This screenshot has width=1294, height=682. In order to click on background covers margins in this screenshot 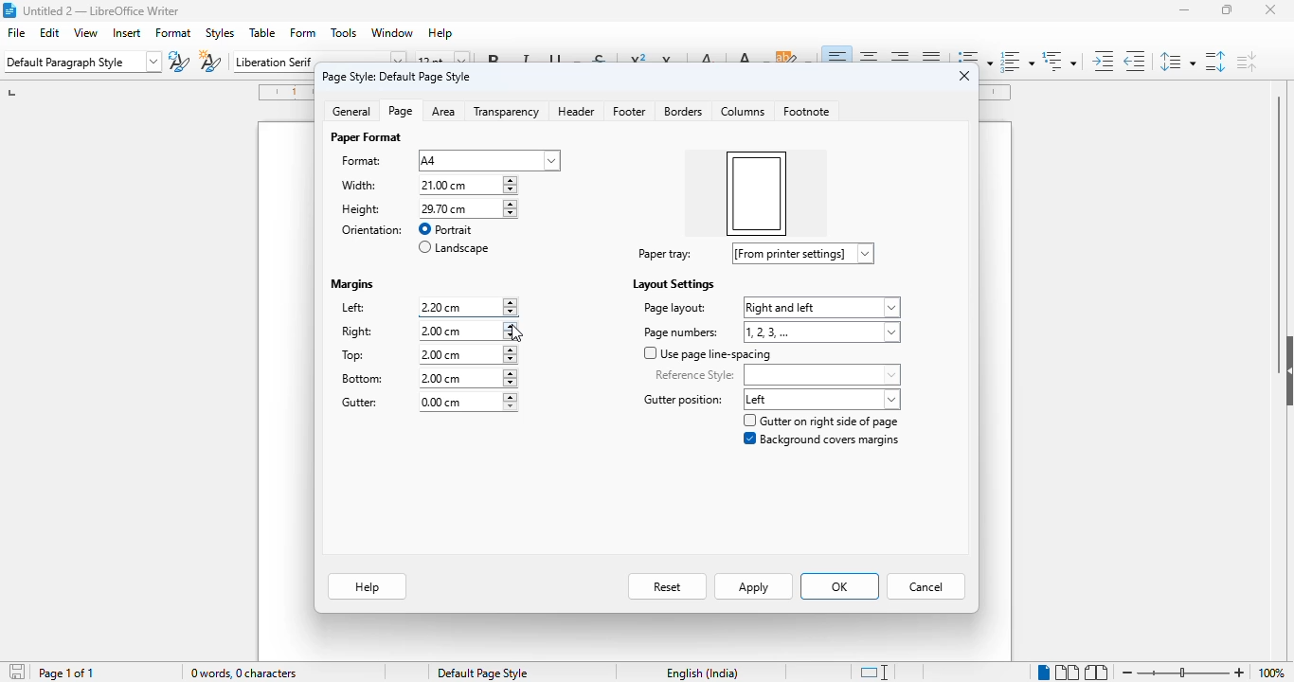, I will do `click(821, 440)`.